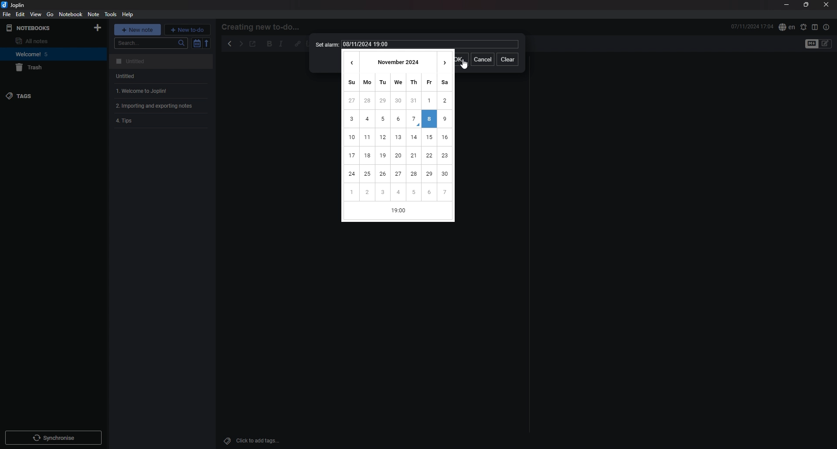 This screenshot has height=449, width=837. I want to click on note, so click(161, 106).